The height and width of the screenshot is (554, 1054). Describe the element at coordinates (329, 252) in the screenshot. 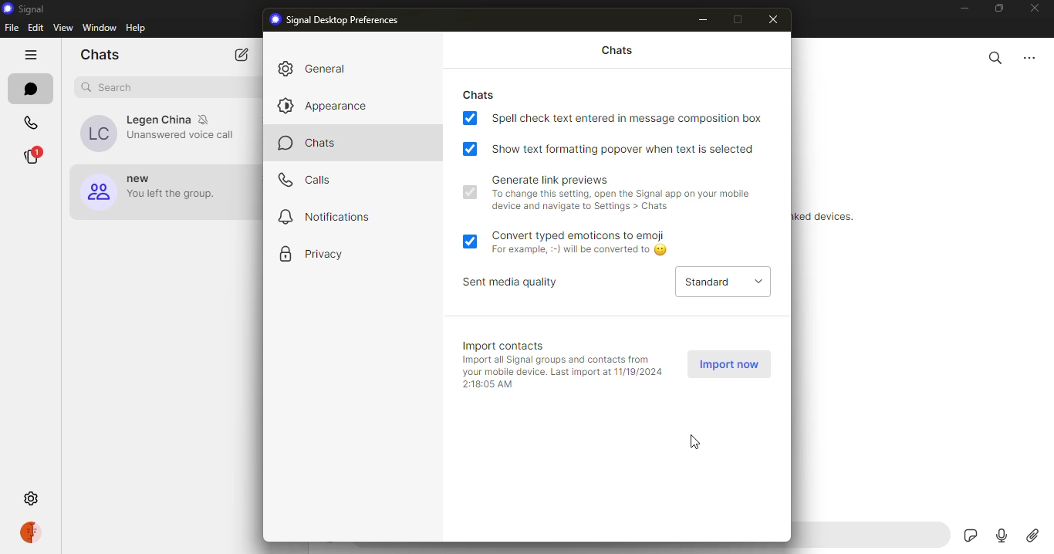

I see `privacy` at that location.